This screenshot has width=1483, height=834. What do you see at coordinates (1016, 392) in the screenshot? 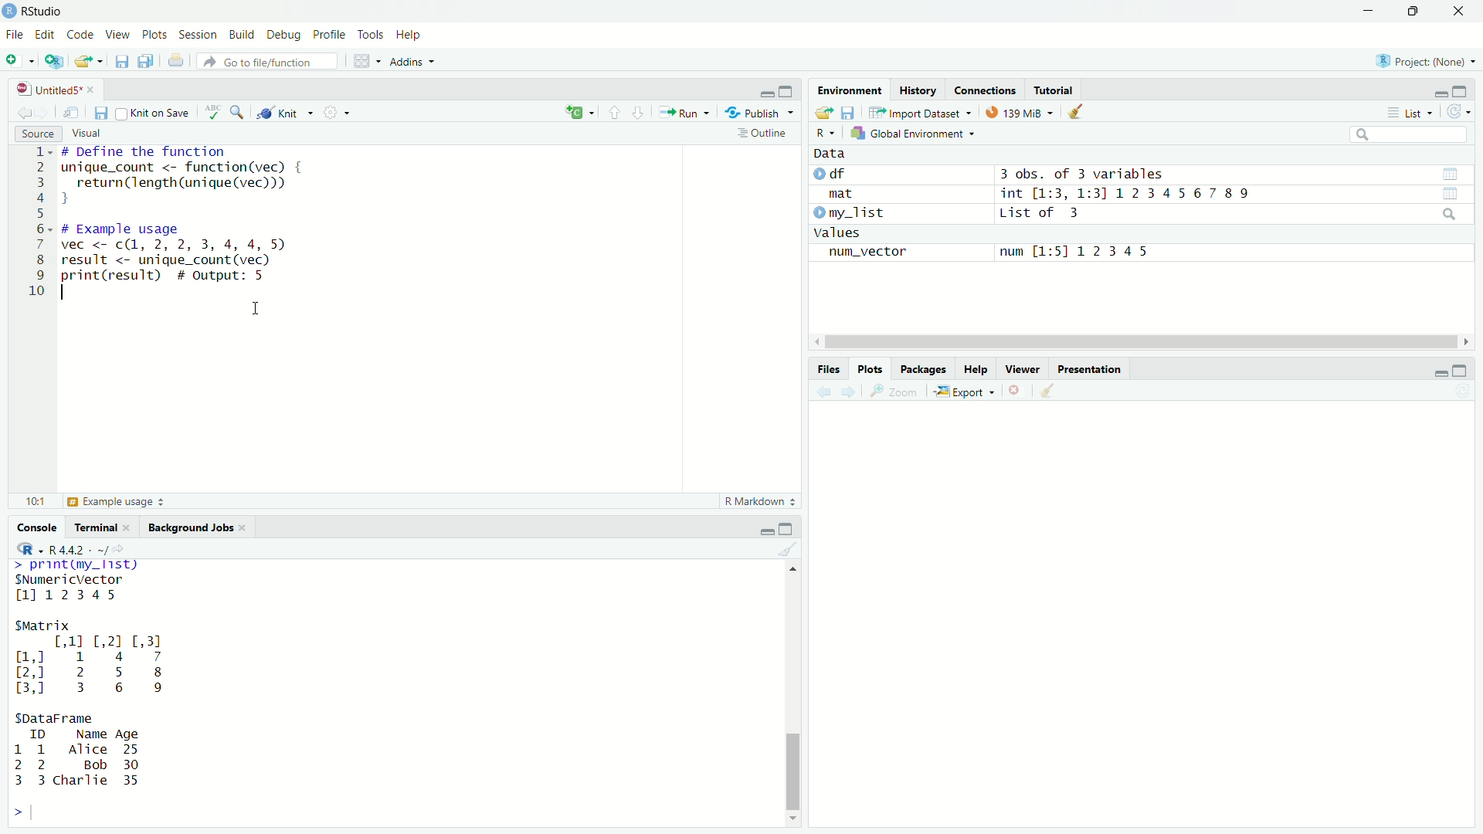
I see `clear current plot` at bounding box center [1016, 392].